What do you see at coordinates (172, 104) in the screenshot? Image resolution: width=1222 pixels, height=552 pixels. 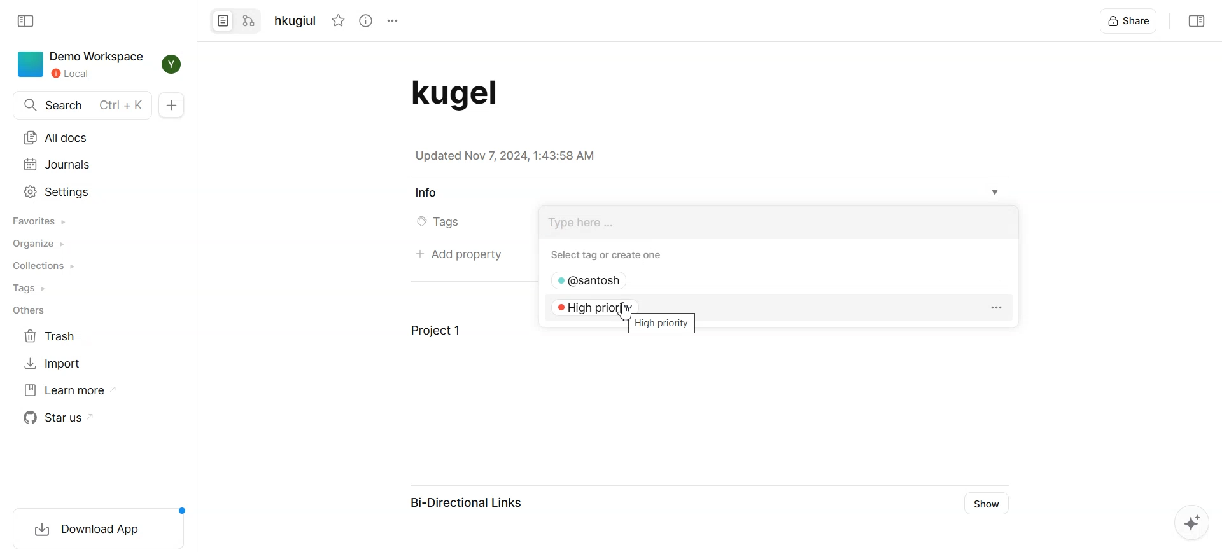 I see `New doc` at bounding box center [172, 104].